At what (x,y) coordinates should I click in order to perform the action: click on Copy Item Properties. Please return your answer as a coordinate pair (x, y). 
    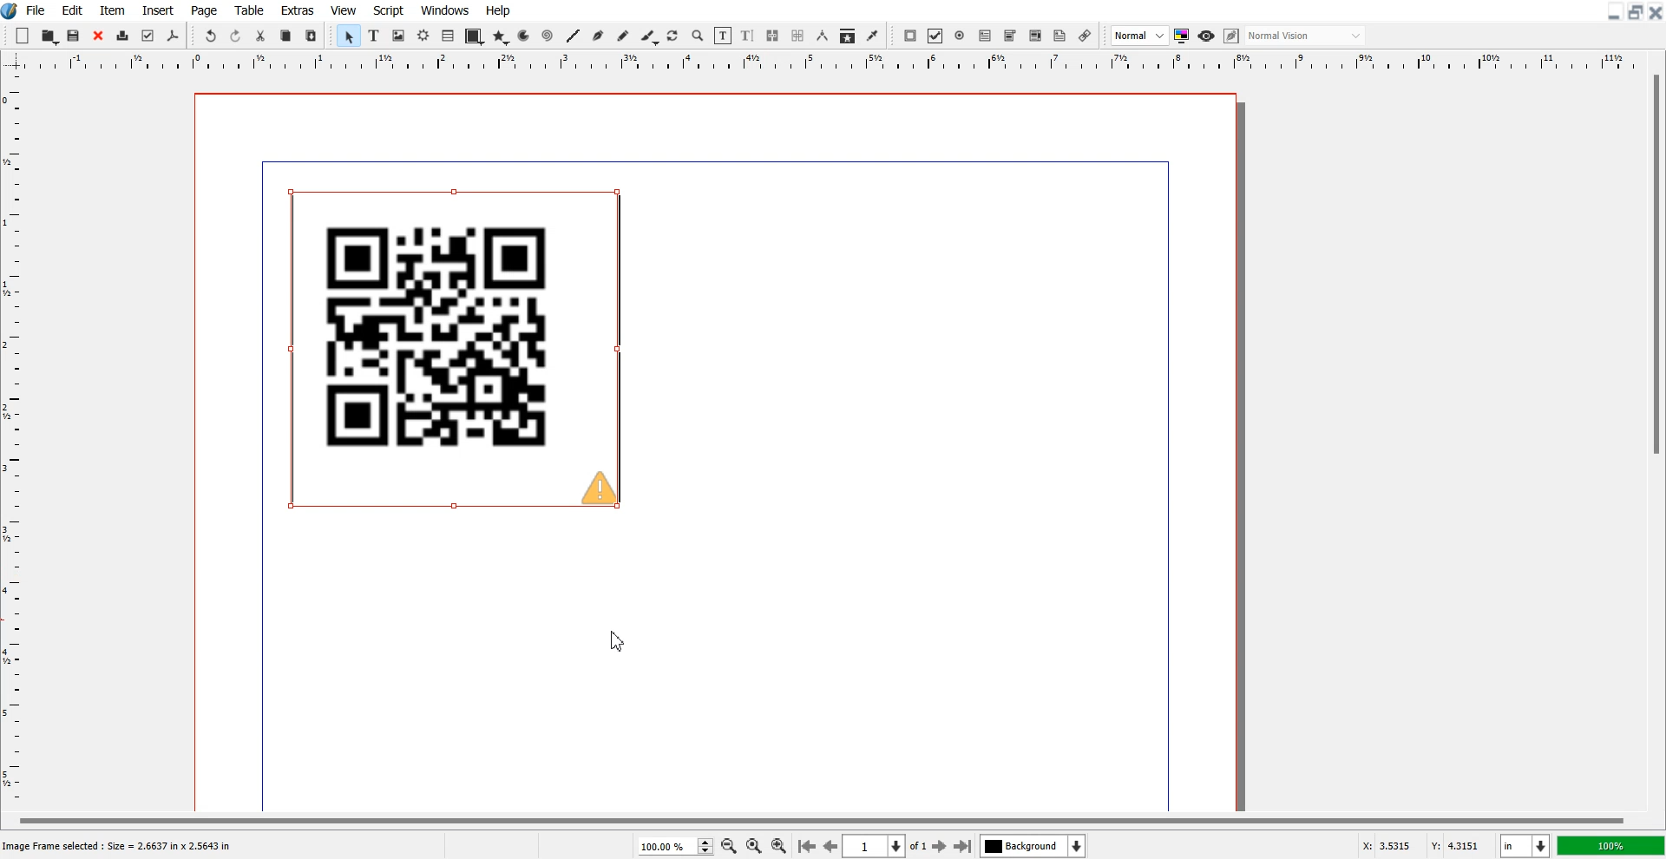
    Looking at the image, I should click on (847, 36).